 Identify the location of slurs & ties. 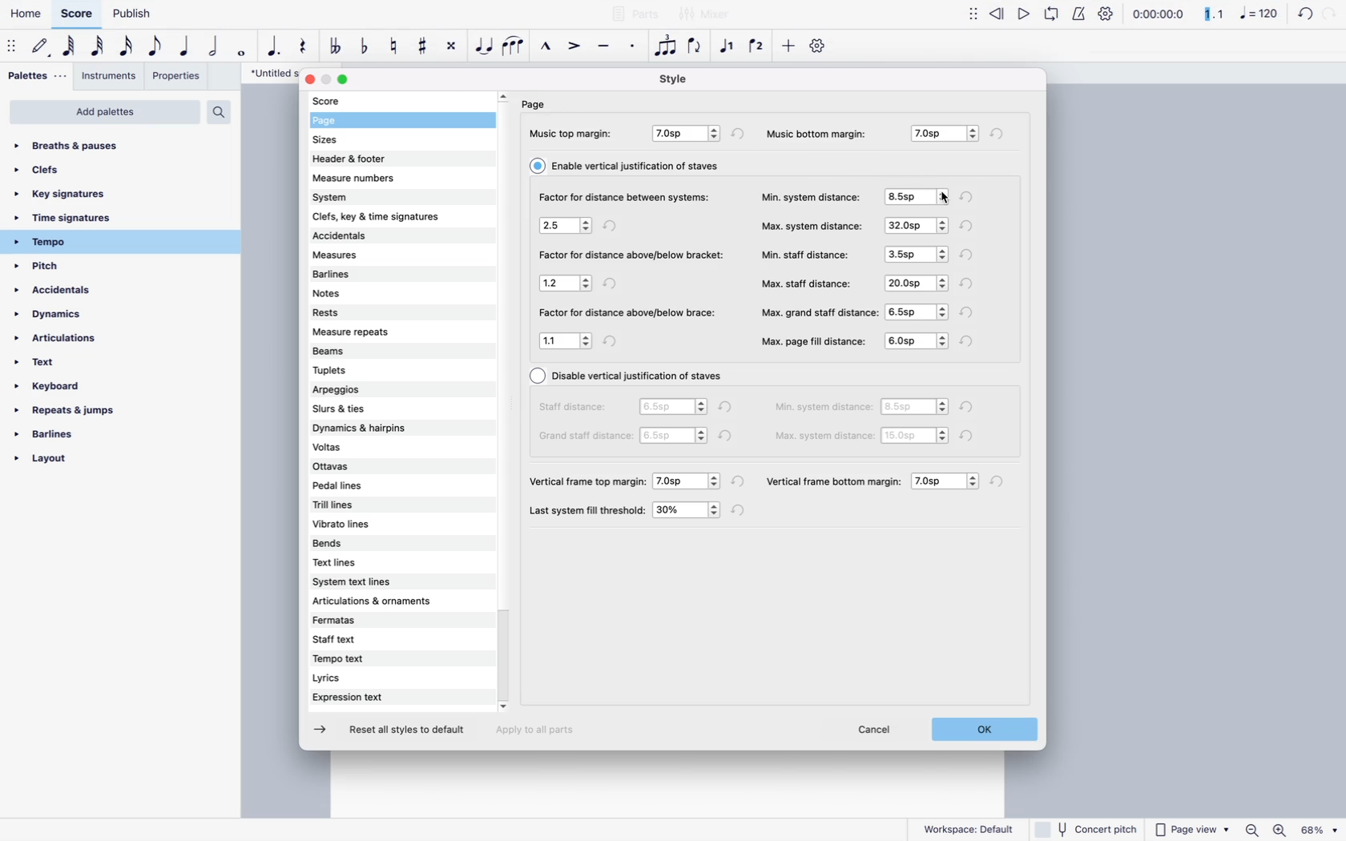
(375, 407).